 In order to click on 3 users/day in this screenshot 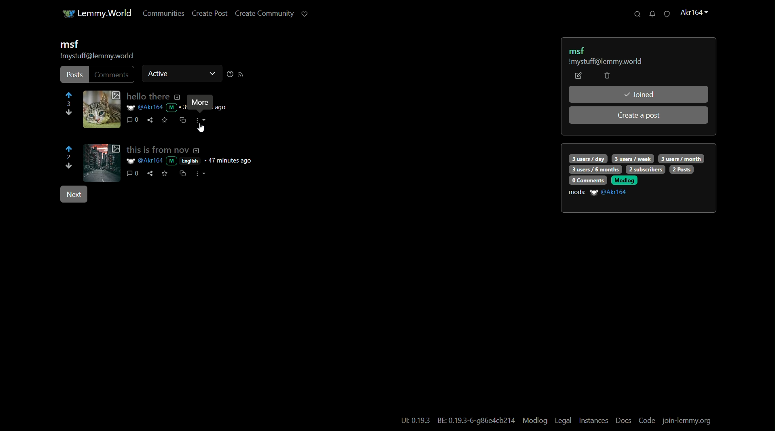, I will do `click(587, 158)`.